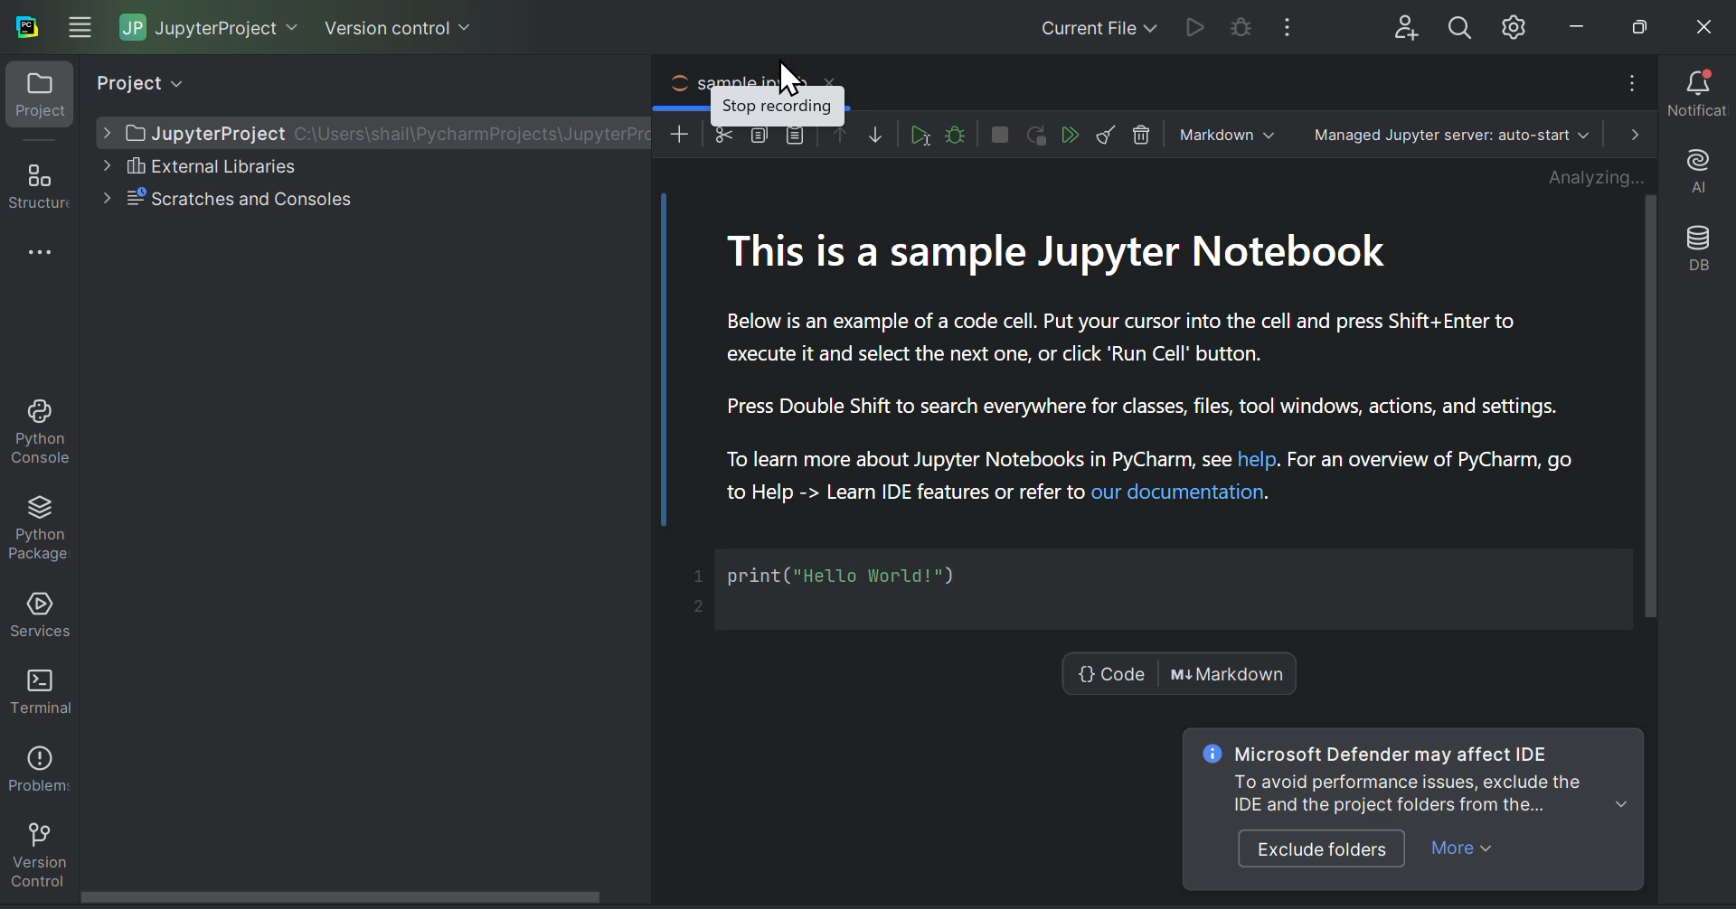 The height and width of the screenshot is (909, 1736). I want to click on Jupiter project, so click(204, 26).